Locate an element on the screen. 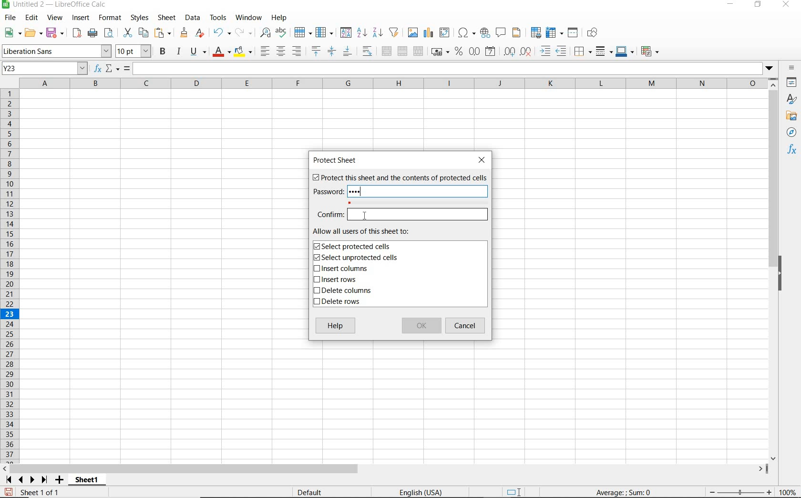  PROTECT THIS SHEET AND THE CONTENTS OF PROTECTED CELLS is located at coordinates (399, 178).